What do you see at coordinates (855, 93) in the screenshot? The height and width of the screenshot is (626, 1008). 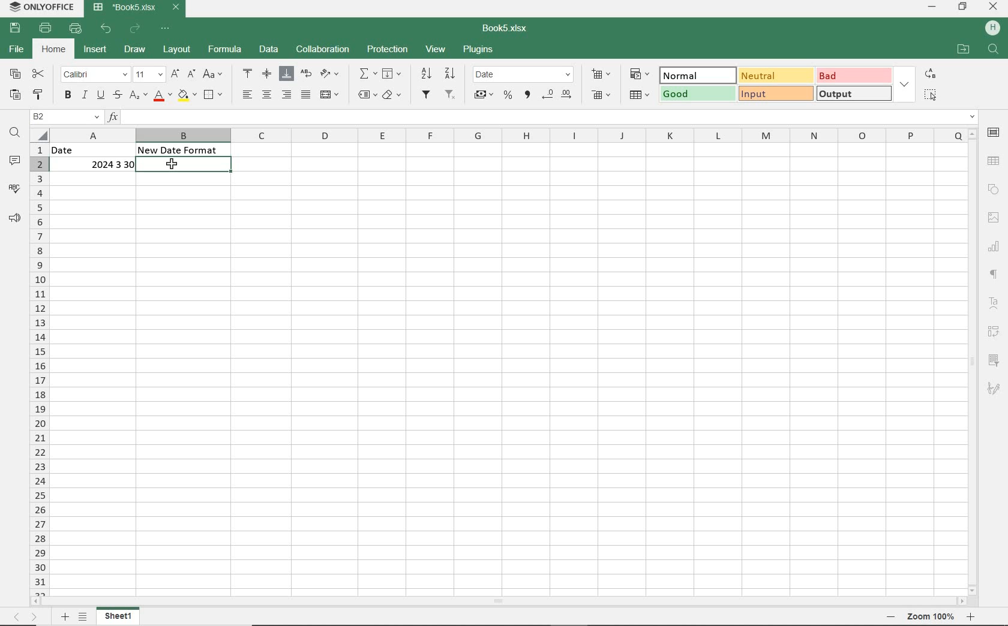 I see `OUTPUT` at bounding box center [855, 93].